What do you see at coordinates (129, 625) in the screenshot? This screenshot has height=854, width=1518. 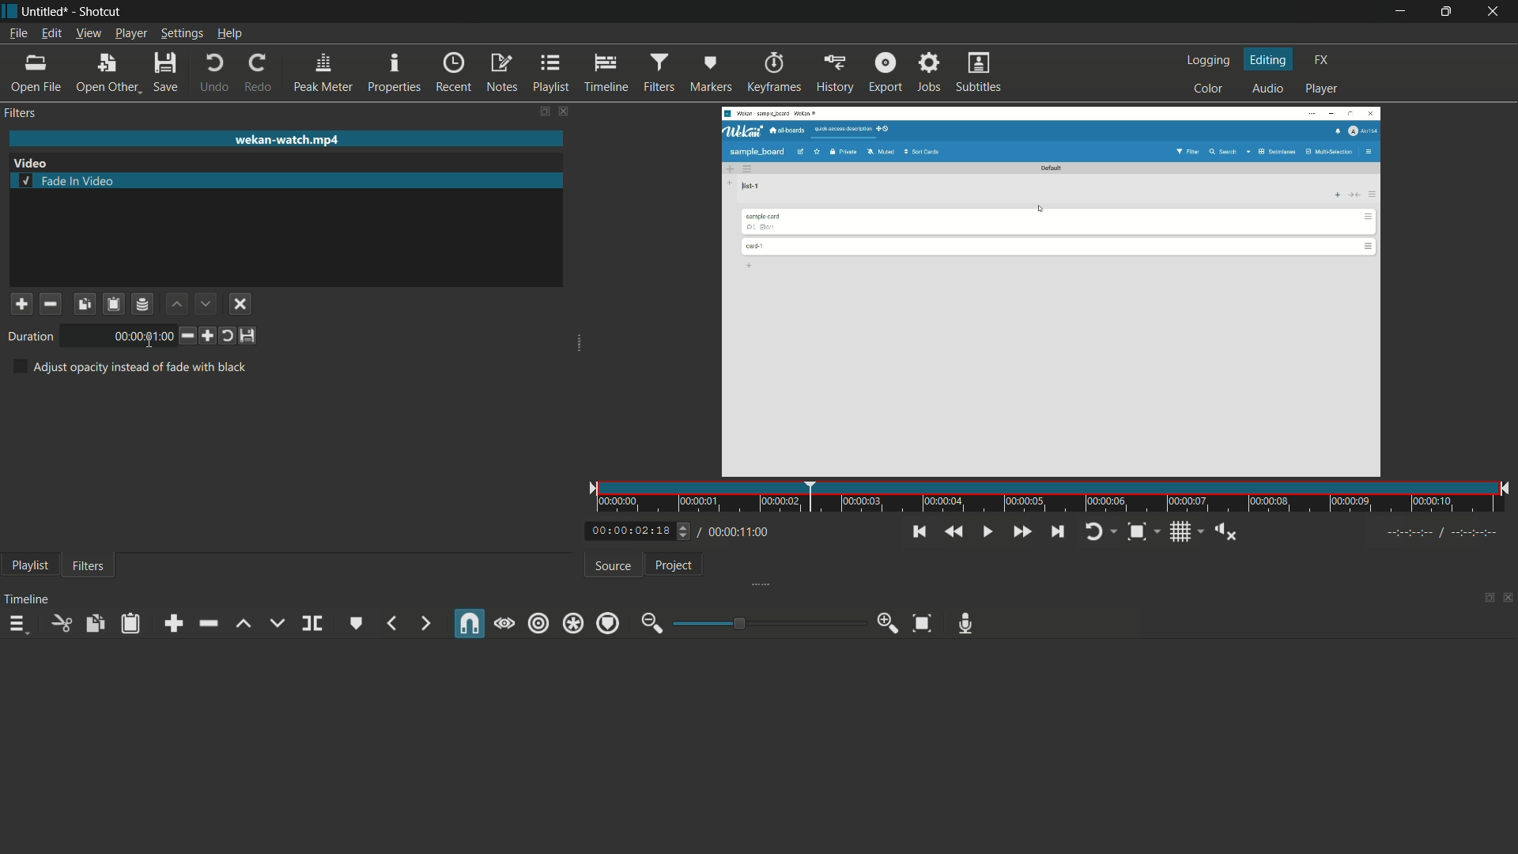 I see `paste` at bounding box center [129, 625].